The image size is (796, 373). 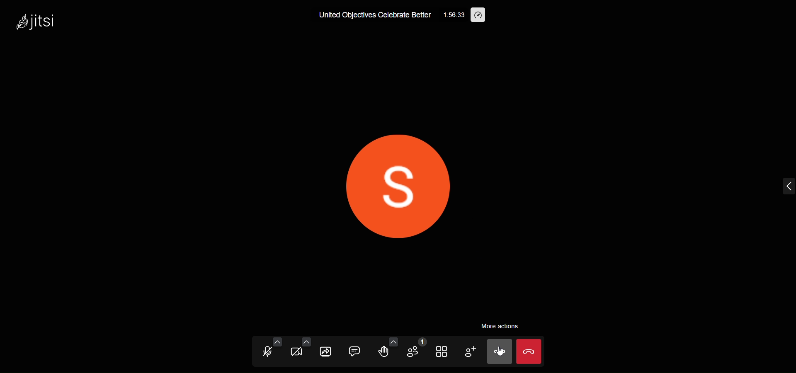 What do you see at coordinates (530, 352) in the screenshot?
I see `leave the call` at bounding box center [530, 352].